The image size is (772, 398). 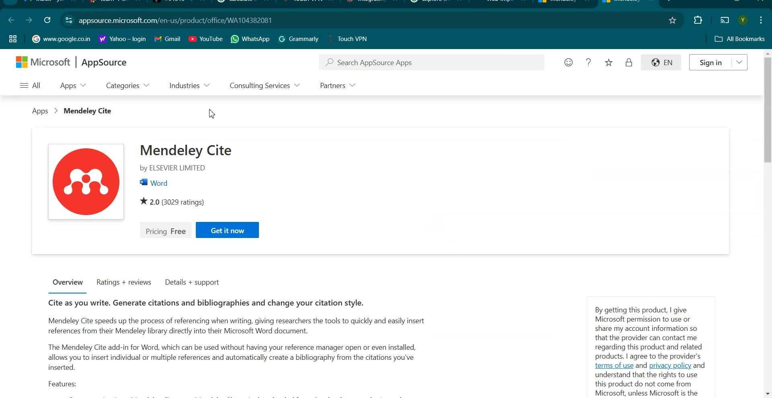 I want to click on Mendeley cite, so click(x=87, y=111).